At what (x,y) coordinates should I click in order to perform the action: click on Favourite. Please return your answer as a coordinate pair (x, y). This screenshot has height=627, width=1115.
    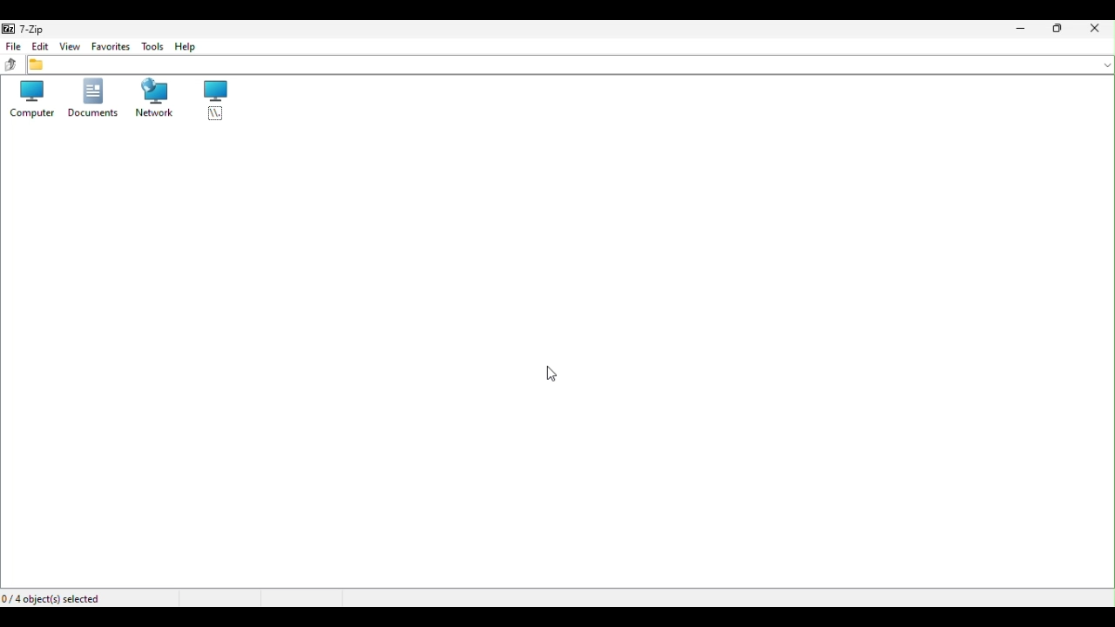
    Looking at the image, I should click on (110, 46).